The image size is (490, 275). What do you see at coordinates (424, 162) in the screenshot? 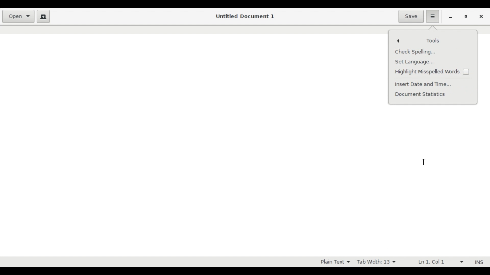
I see `Text Cursor` at bounding box center [424, 162].